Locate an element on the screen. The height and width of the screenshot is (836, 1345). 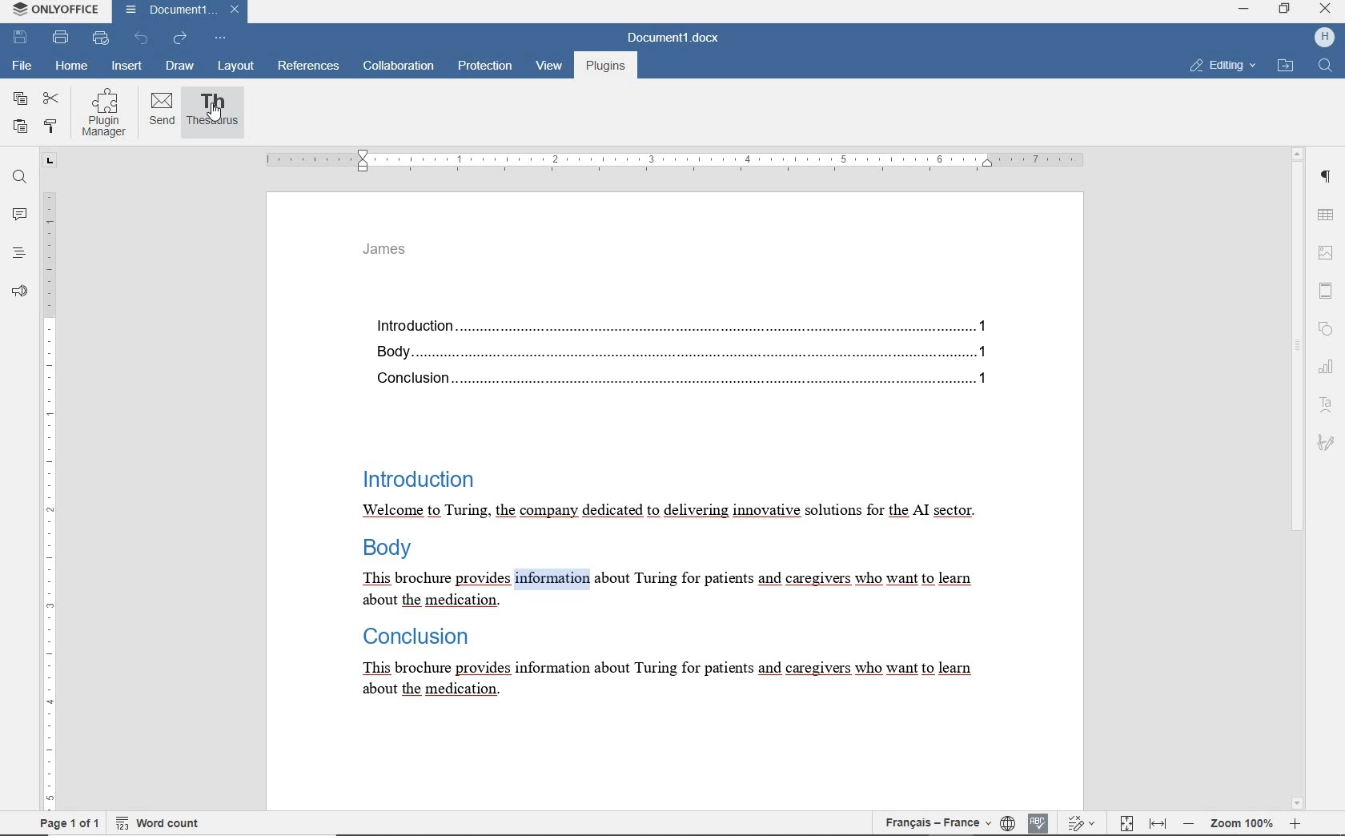
cursor is located at coordinates (216, 113).